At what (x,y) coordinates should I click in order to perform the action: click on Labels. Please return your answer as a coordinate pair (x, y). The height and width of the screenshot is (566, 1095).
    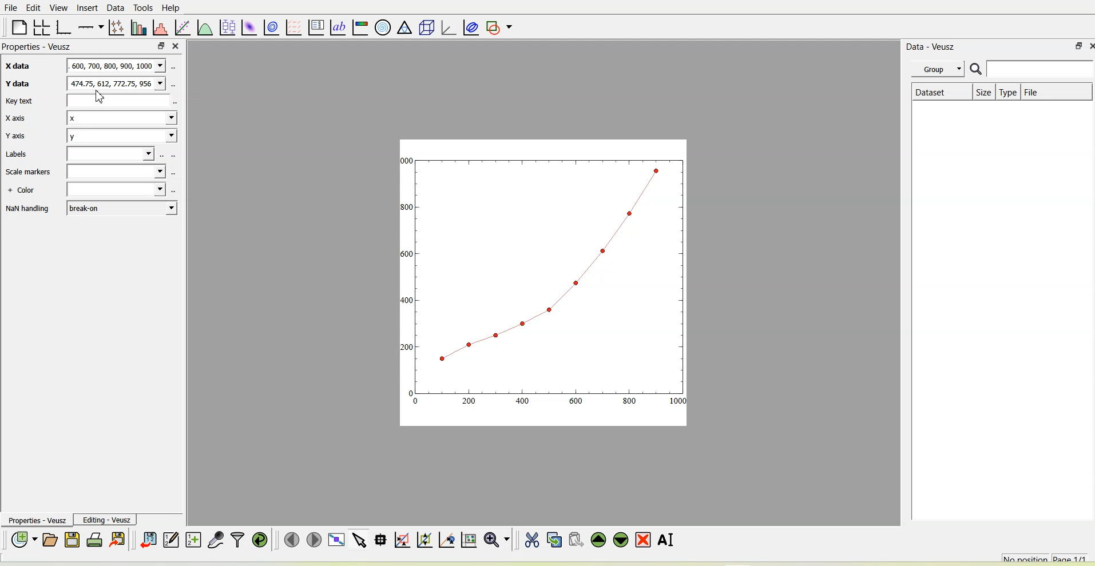
    Looking at the image, I should click on (17, 154).